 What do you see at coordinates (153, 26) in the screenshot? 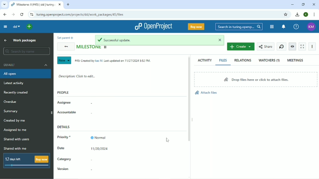
I see `OpenProject` at bounding box center [153, 26].